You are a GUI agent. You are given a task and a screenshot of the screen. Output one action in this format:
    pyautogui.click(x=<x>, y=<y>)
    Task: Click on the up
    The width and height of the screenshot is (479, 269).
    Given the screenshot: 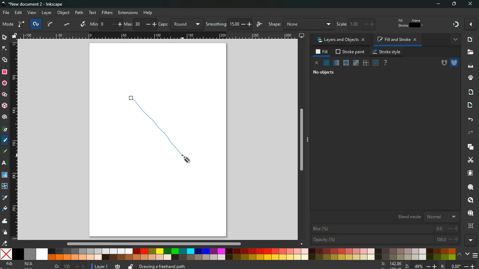 What is the action you would take?
    pyautogui.click(x=459, y=255)
    